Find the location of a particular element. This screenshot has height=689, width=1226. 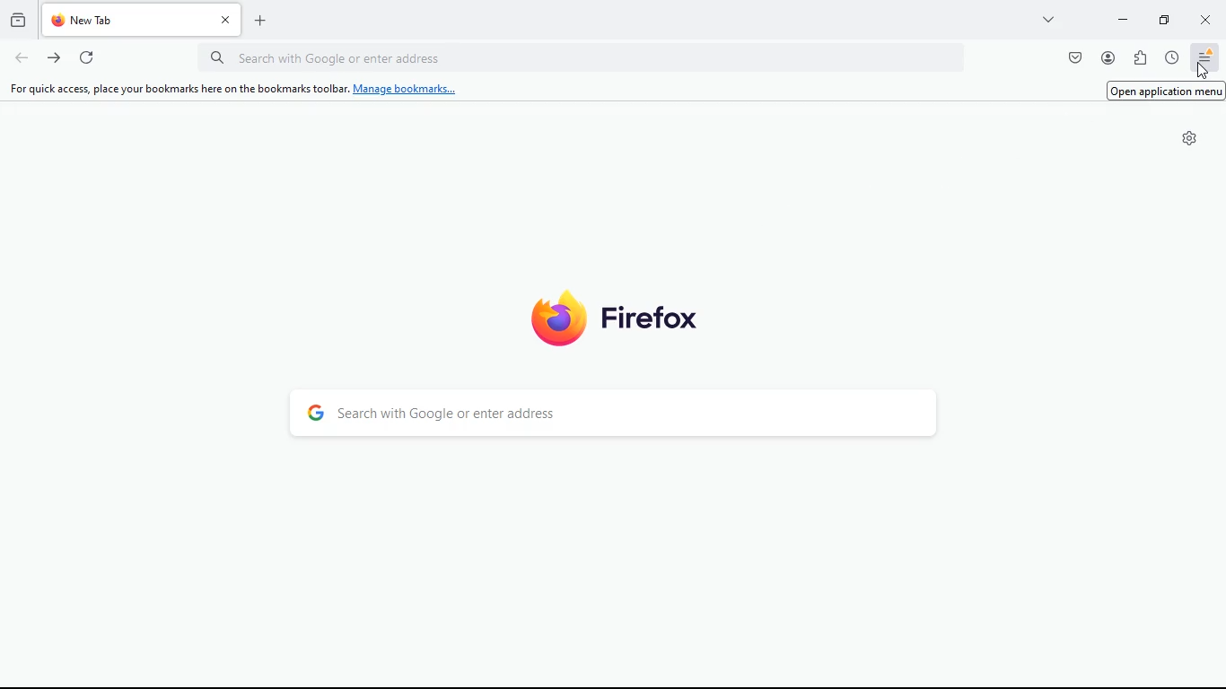

history is located at coordinates (1171, 58).